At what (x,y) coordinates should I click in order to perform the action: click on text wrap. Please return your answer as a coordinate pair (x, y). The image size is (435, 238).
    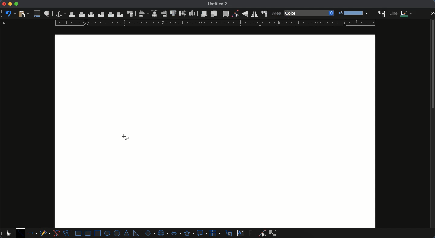
    Looking at the image, I should click on (130, 13).